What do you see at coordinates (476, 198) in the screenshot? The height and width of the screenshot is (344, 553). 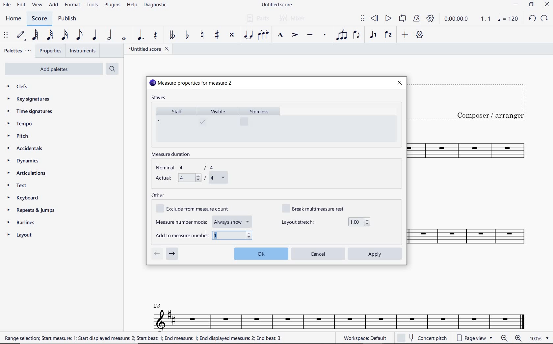 I see `INSTRUMENT: TENOR SAXOPHONE` at bounding box center [476, 198].